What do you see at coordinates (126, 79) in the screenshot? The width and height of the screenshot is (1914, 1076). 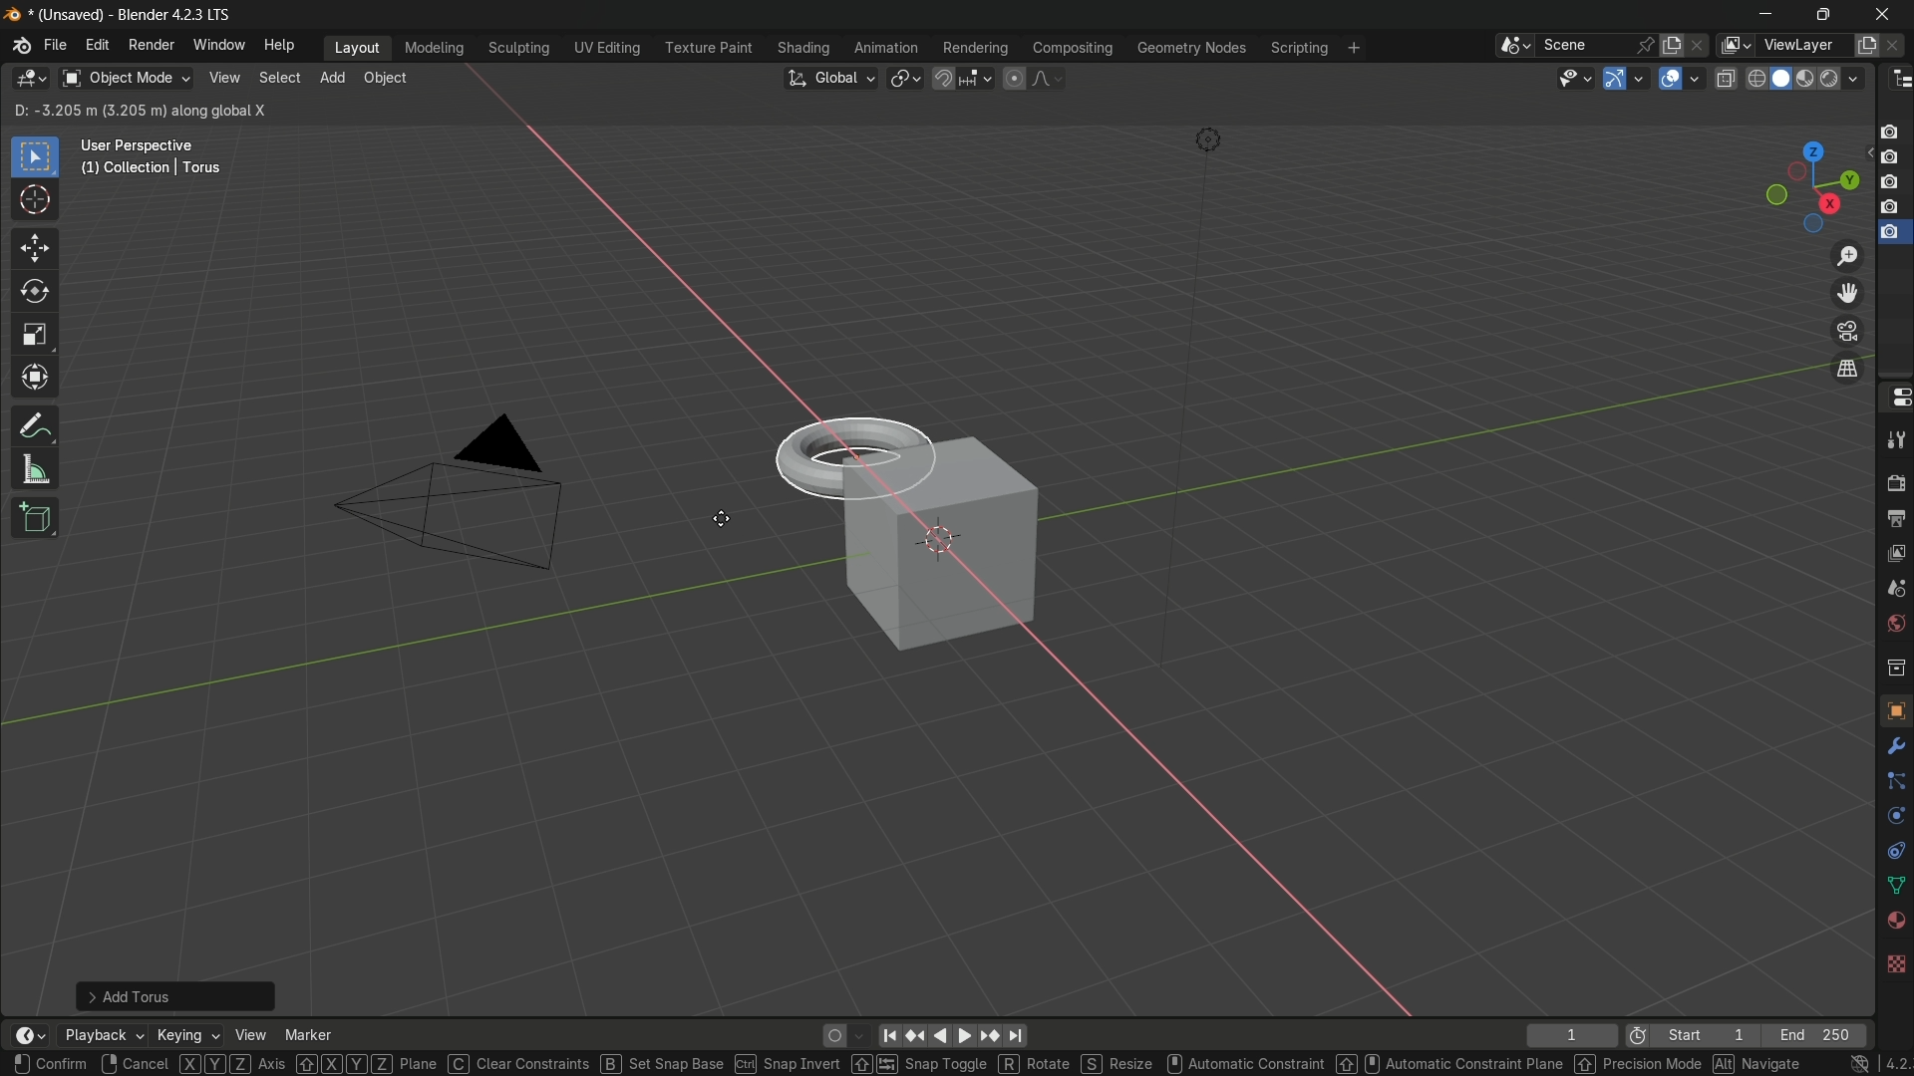 I see `object mode` at bounding box center [126, 79].